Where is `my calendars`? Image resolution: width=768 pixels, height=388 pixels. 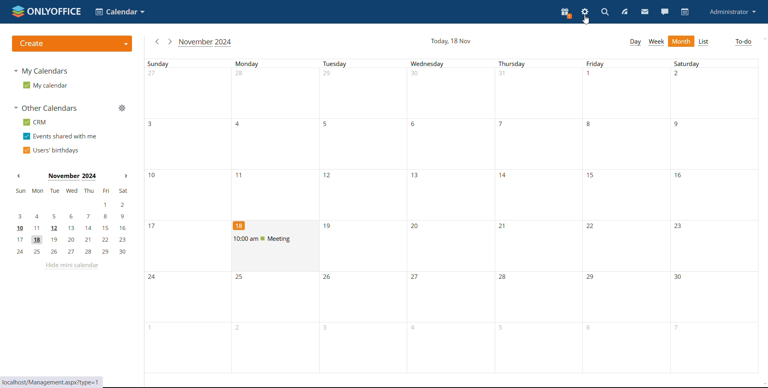 my calendars is located at coordinates (41, 71).